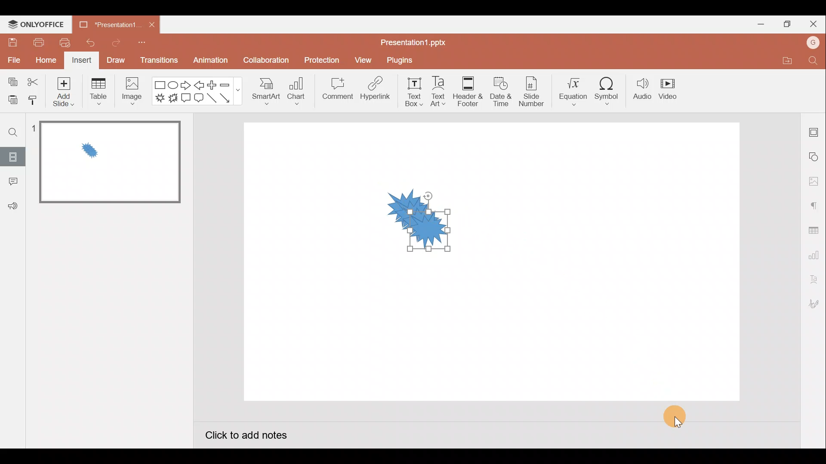 The height and width of the screenshot is (464, 826). What do you see at coordinates (144, 43) in the screenshot?
I see `Customize quick access toolbar` at bounding box center [144, 43].